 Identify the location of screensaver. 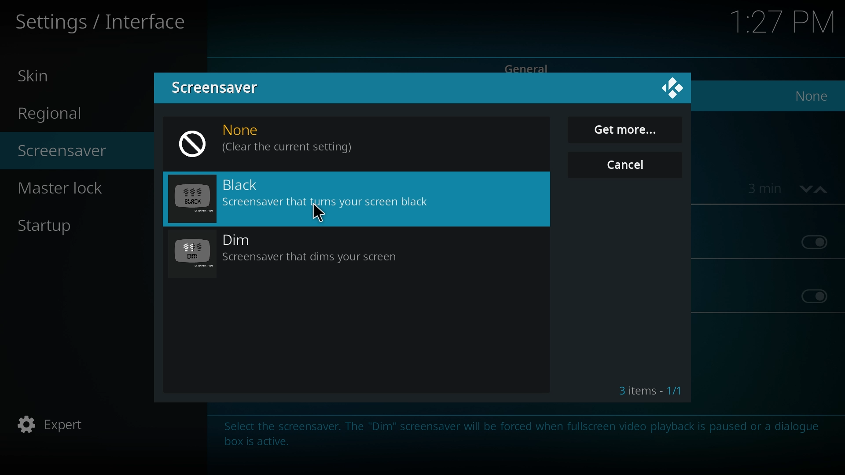
(217, 88).